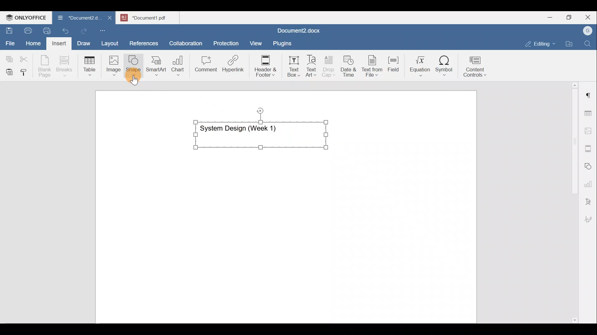 This screenshot has height=335, width=597. What do you see at coordinates (571, 17) in the screenshot?
I see `Maximize` at bounding box center [571, 17].